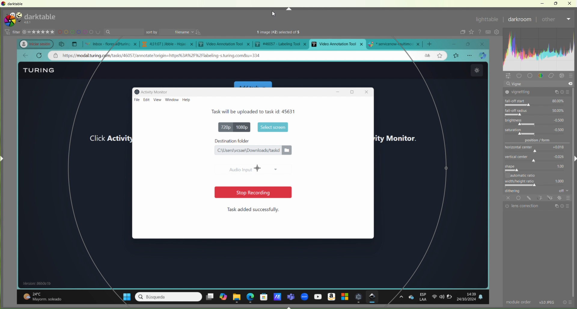 The width and height of the screenshot is (577, 309). Describe the element at coordinates (470, 44) in the screenshot. I see `maximize` at that location.